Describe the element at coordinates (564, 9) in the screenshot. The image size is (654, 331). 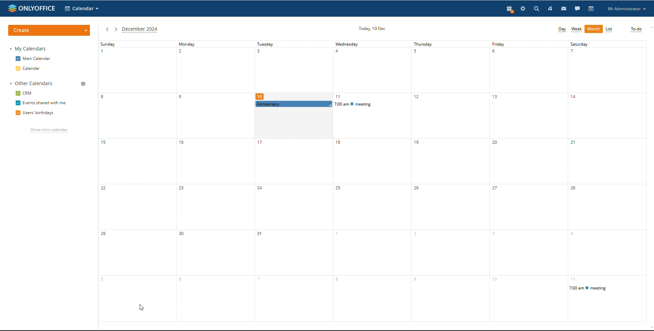
I see `mail` at that location.